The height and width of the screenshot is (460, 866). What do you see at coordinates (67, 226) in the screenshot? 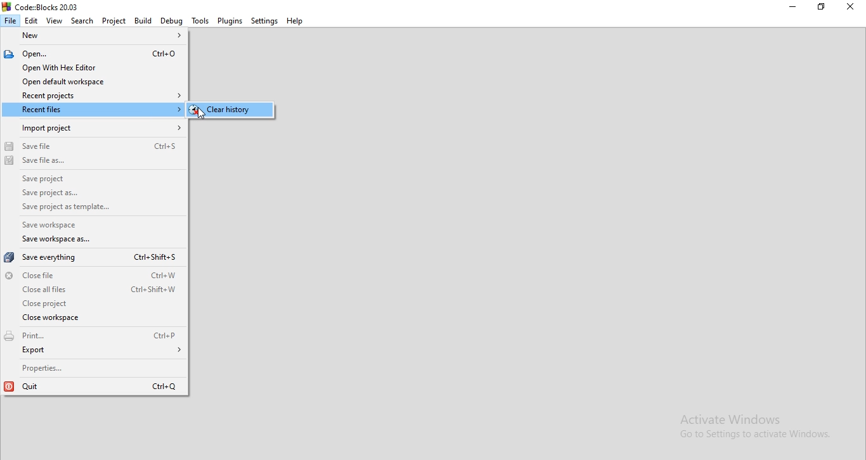
I see `Save Workspace` at bounding box center [67, 226].